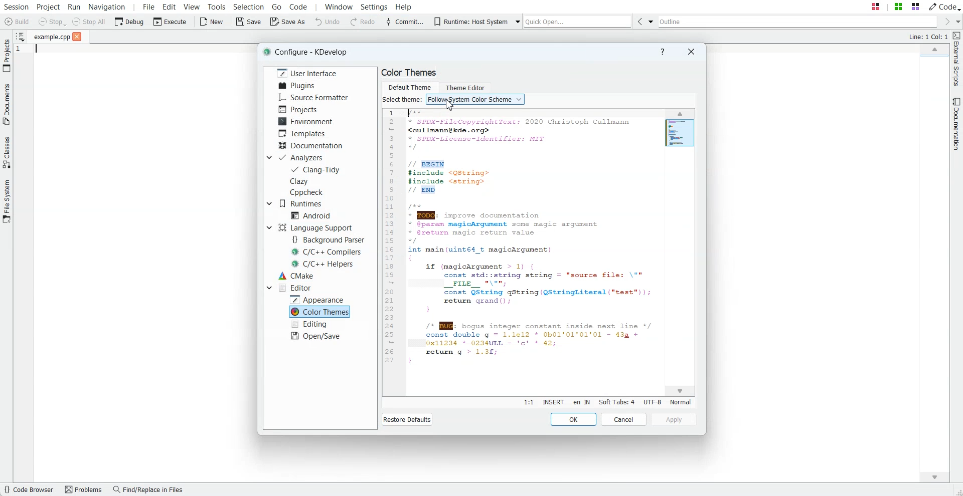 The image size is (963, 496). I want to click on Cursor, so click(680, 114).